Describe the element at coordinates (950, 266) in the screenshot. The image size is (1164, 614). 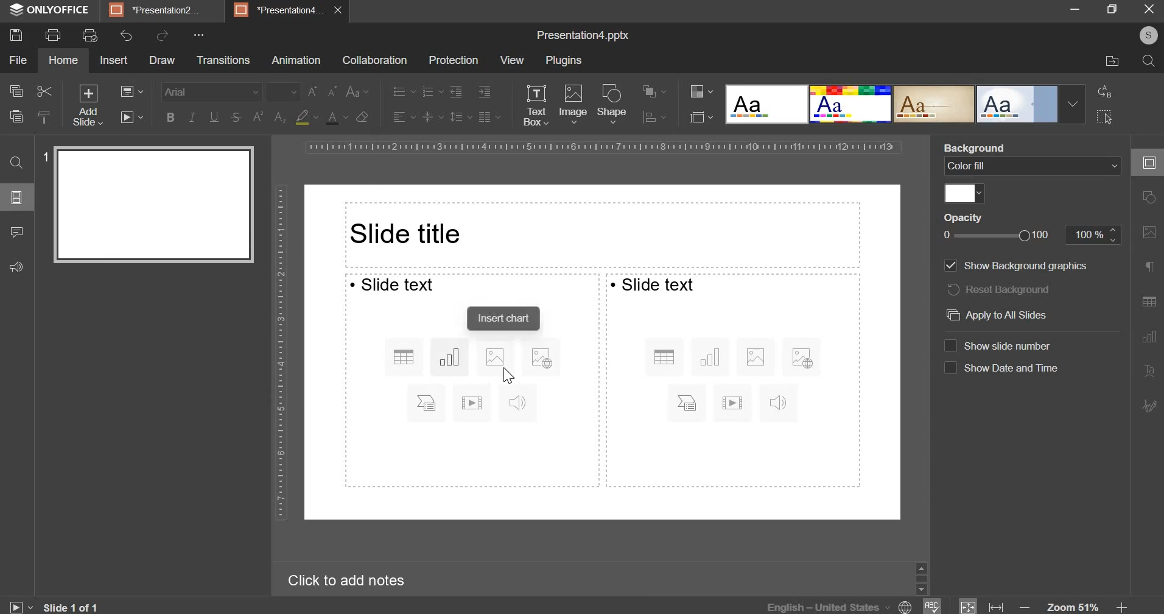
I see `show background graphics` at that location.